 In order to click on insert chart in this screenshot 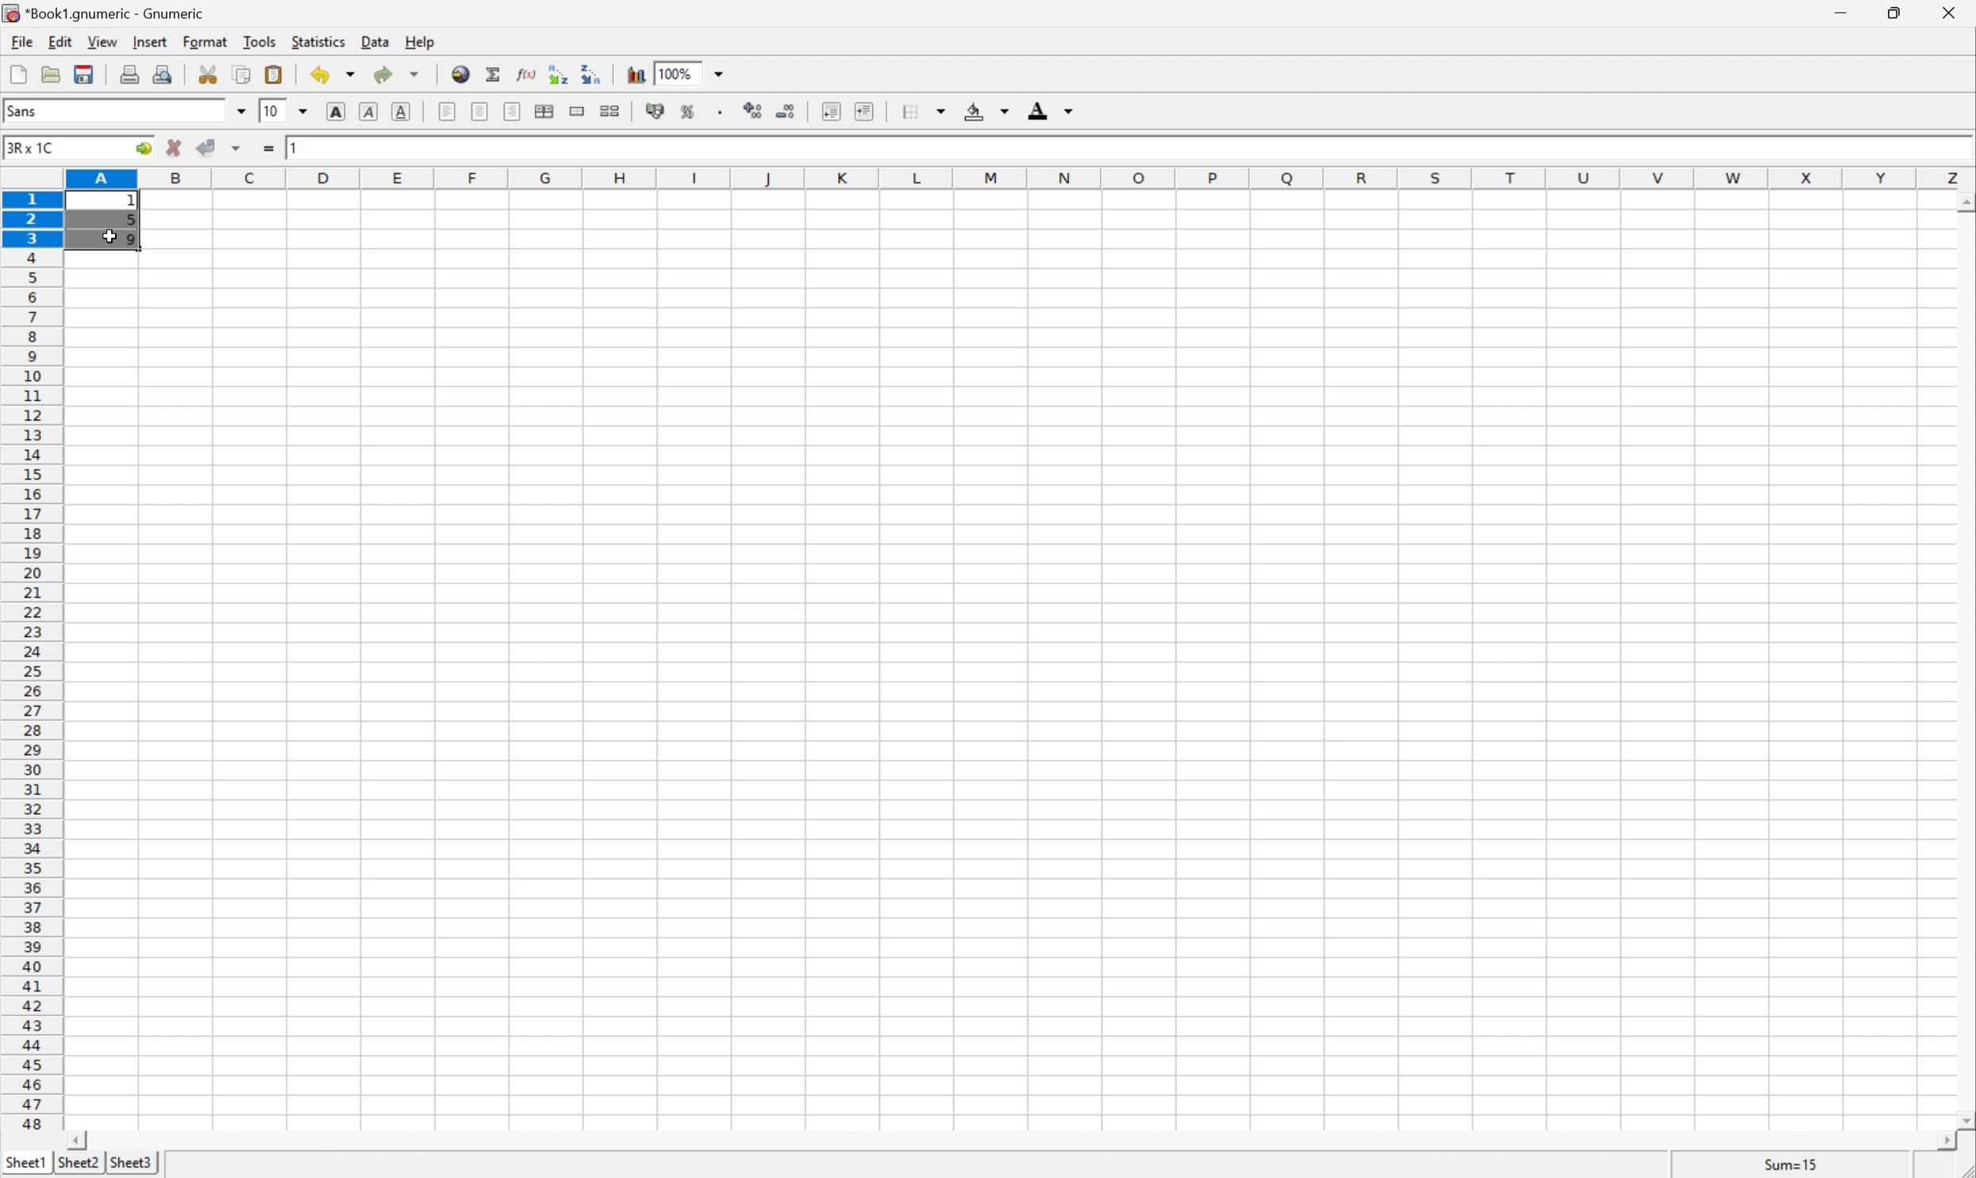, I will do `click(635, 72)`.